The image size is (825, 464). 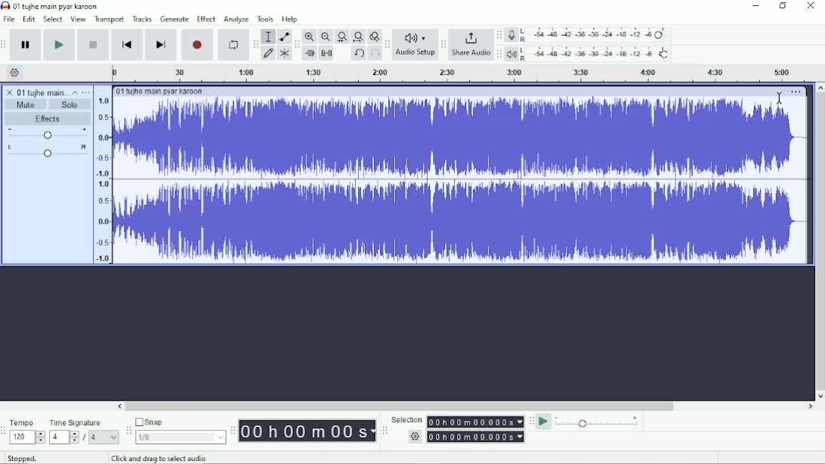 What do you see at coordinates (268, 36) in the screenshot?
I see `Selection tool` at bounding box center [268, 36].